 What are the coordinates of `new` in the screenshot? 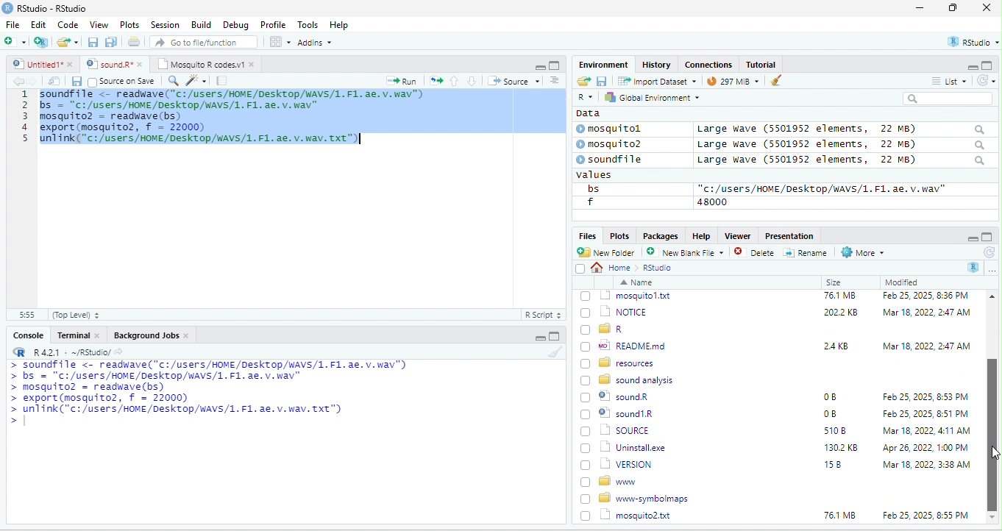 It's located at (15, 40).